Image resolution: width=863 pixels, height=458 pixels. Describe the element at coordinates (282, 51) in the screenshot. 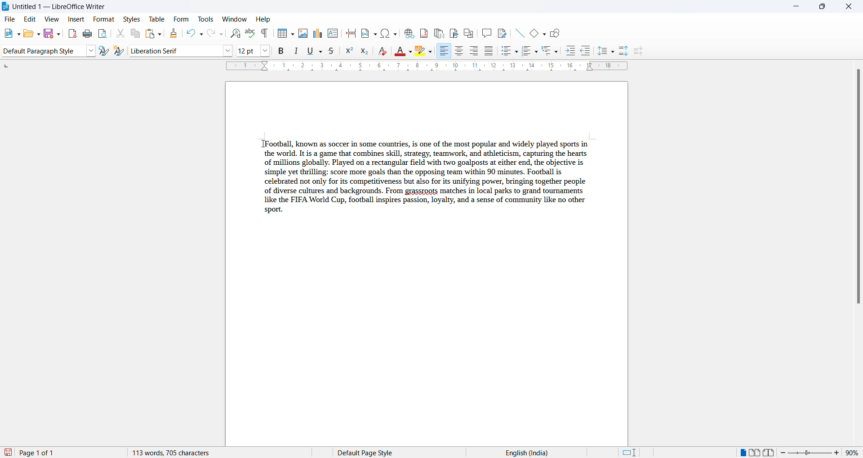

I see `bold` at that location.